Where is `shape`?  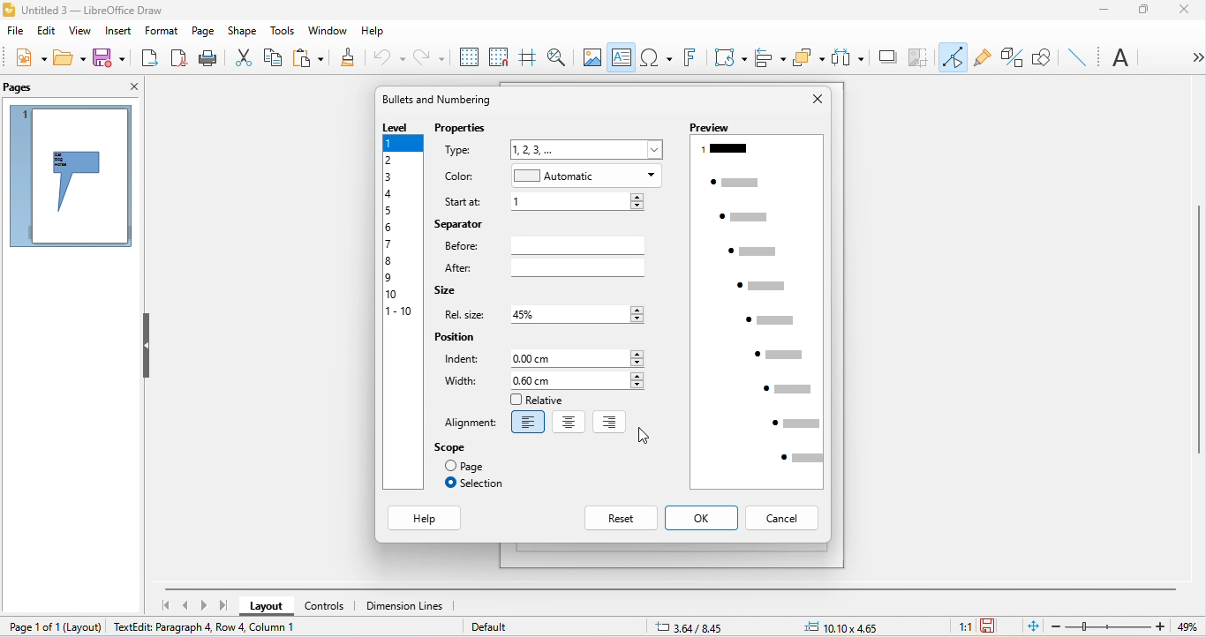
shape is located at coordinates (244, 31).